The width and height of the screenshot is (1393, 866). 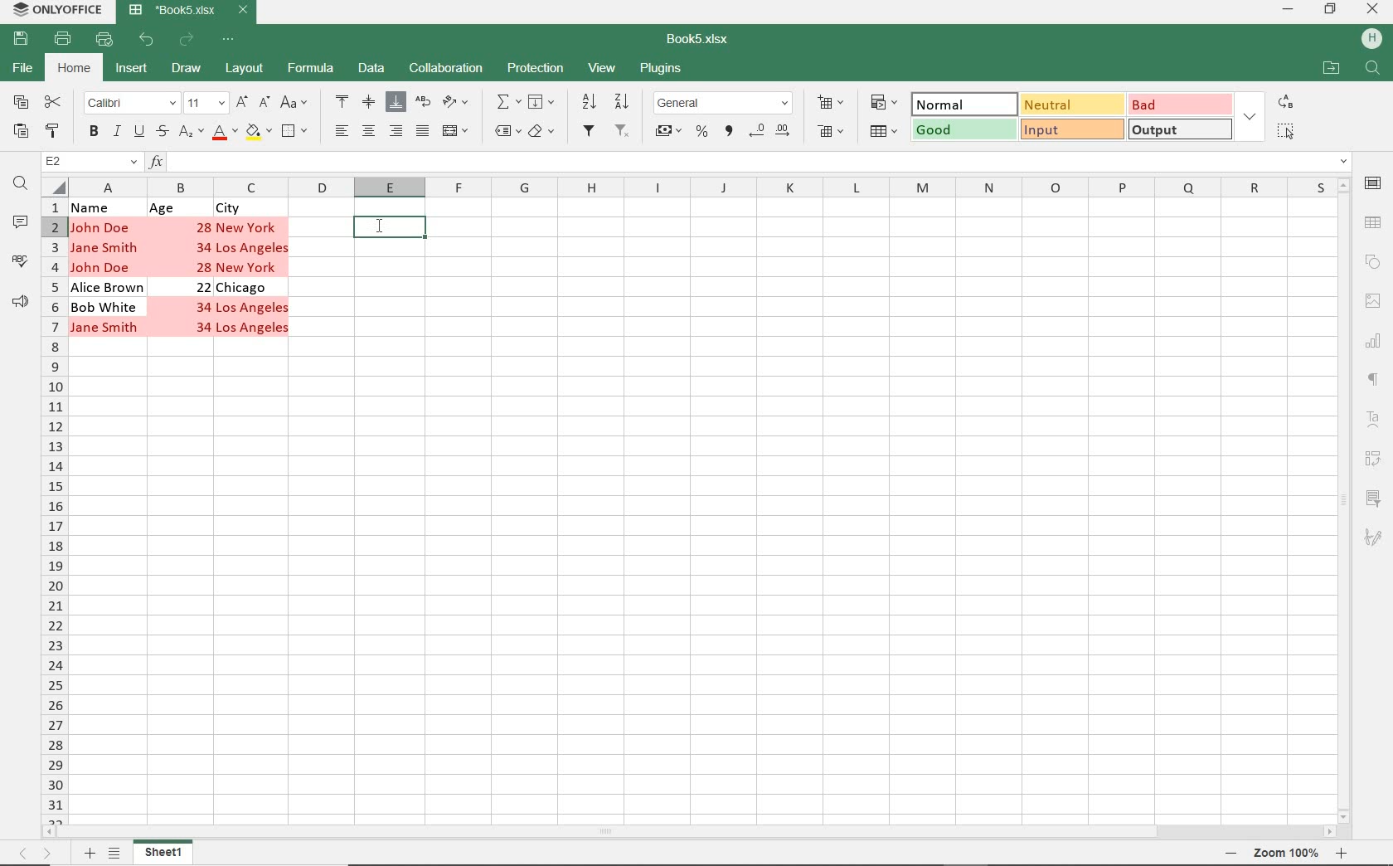 What do you see at coordinates (232, 208) in the screenshot?
I see `City` at bounding box center [232, 208].